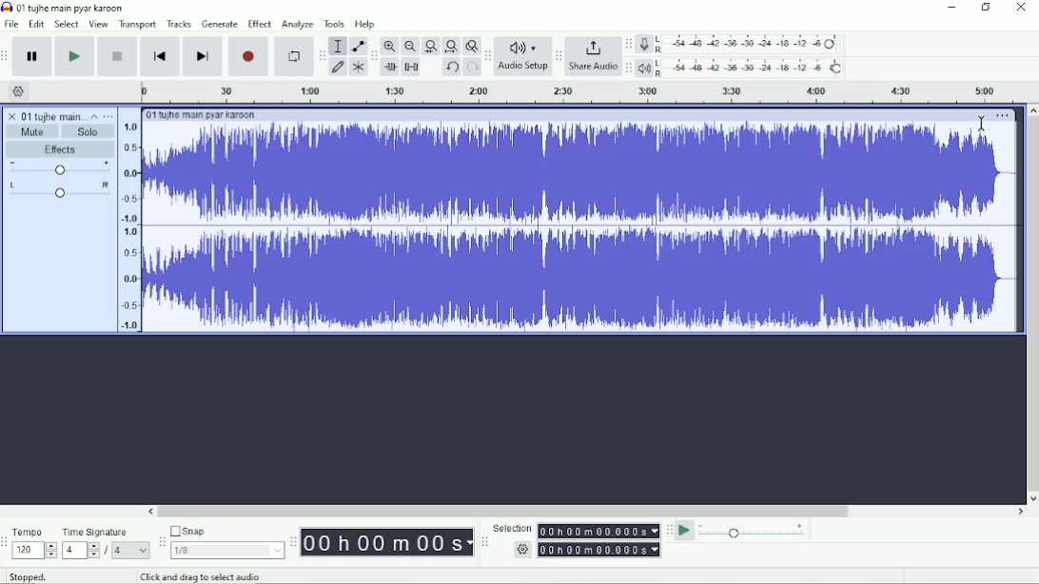 The image size is (1039, 584). Describe the element at coordinates (32, 132) in the screenshot. I see `Mute` at that location.